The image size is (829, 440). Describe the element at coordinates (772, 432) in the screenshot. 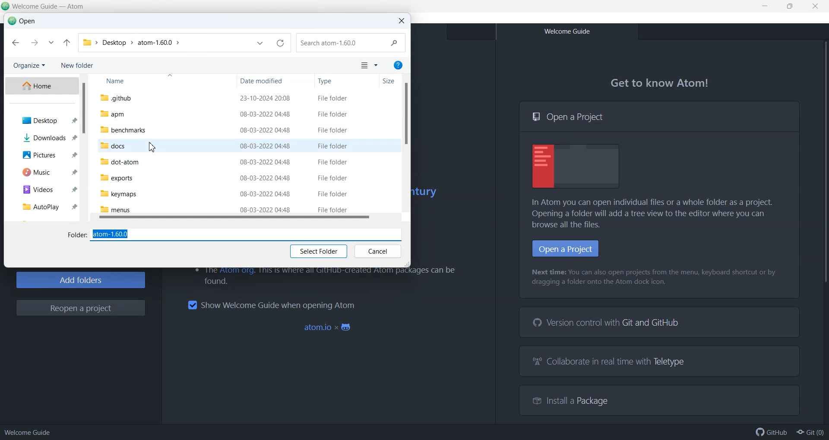

I see `GitHub` at that location.